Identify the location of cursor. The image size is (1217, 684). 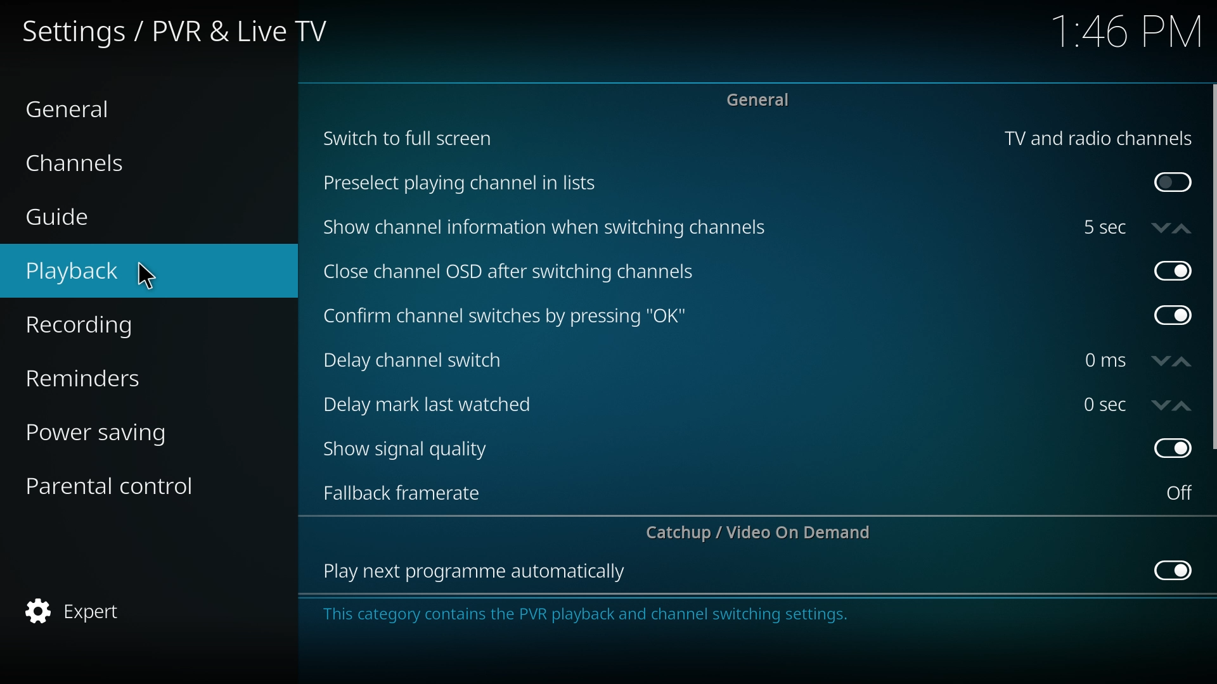
(151, 275).